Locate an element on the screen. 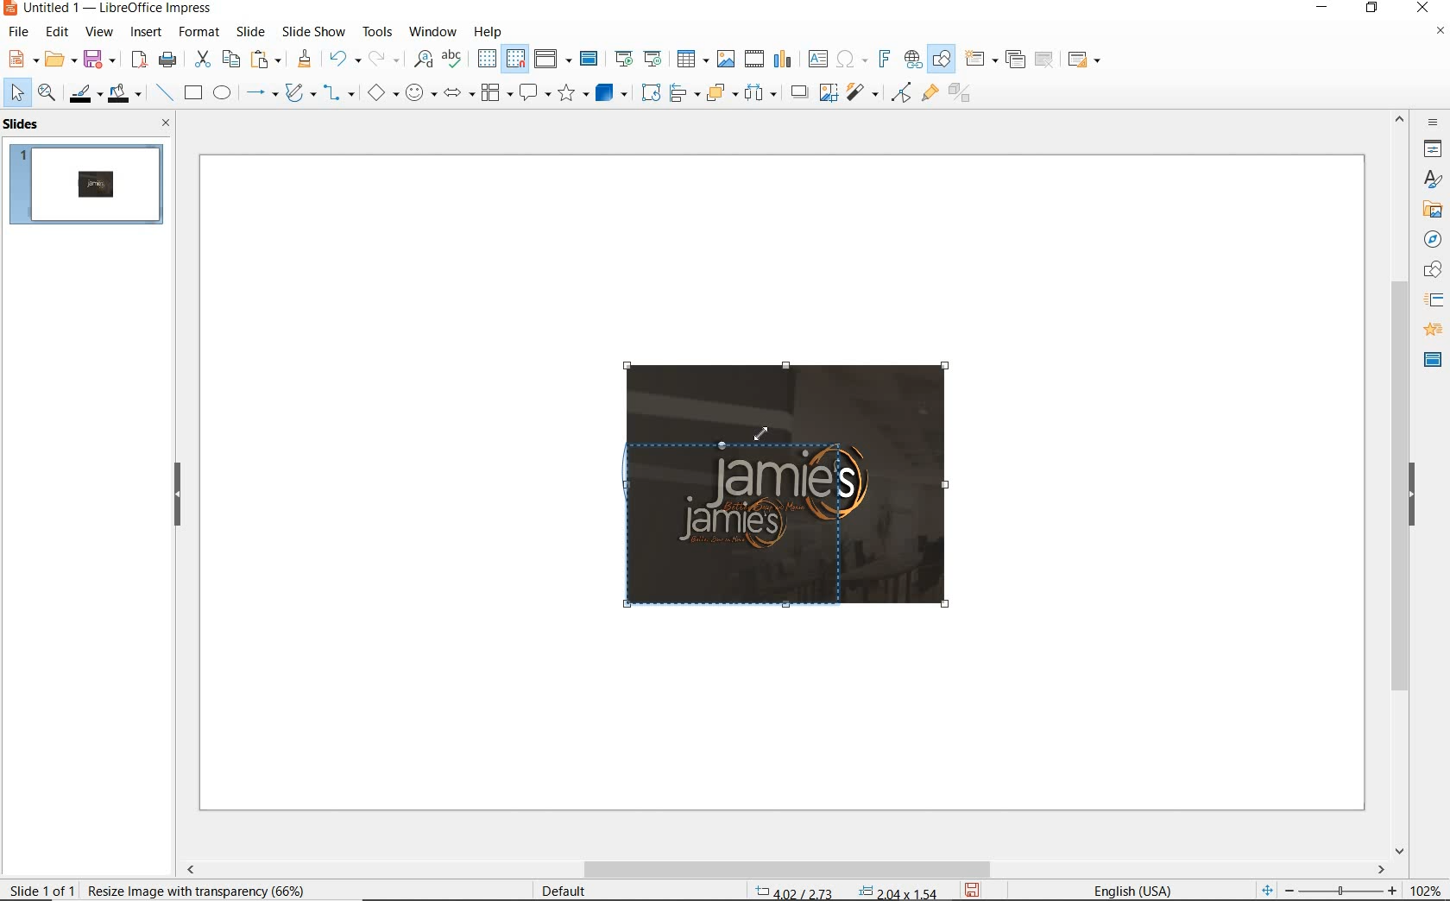 The image size is (1450, 901). Cursor is located at coordinates (766, 437).